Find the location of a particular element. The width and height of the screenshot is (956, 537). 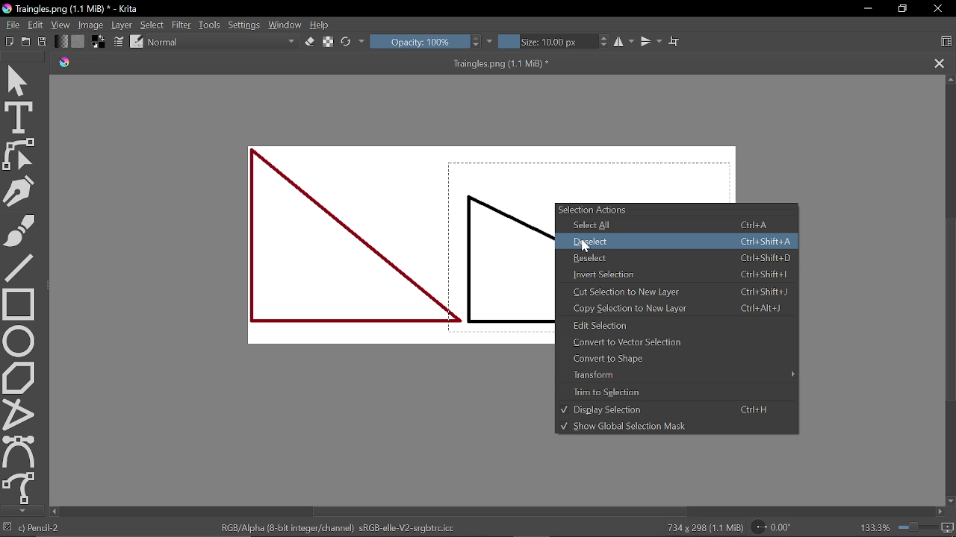

Wrap around tool is located at coordinates (674, 42).